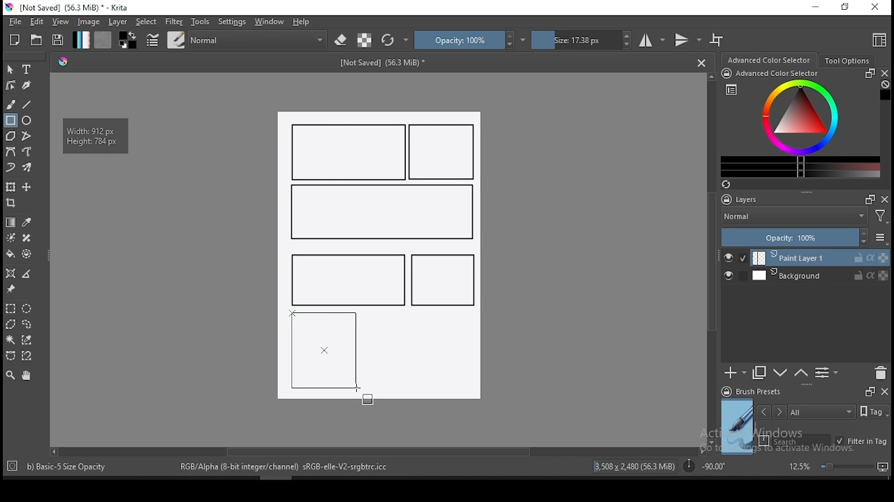 The height and width of the screenshot is (502, 894). What do you see at coordinates (342, 40) in the screenshot?
I see `set eraser mode` at bounding box center [342, 40].